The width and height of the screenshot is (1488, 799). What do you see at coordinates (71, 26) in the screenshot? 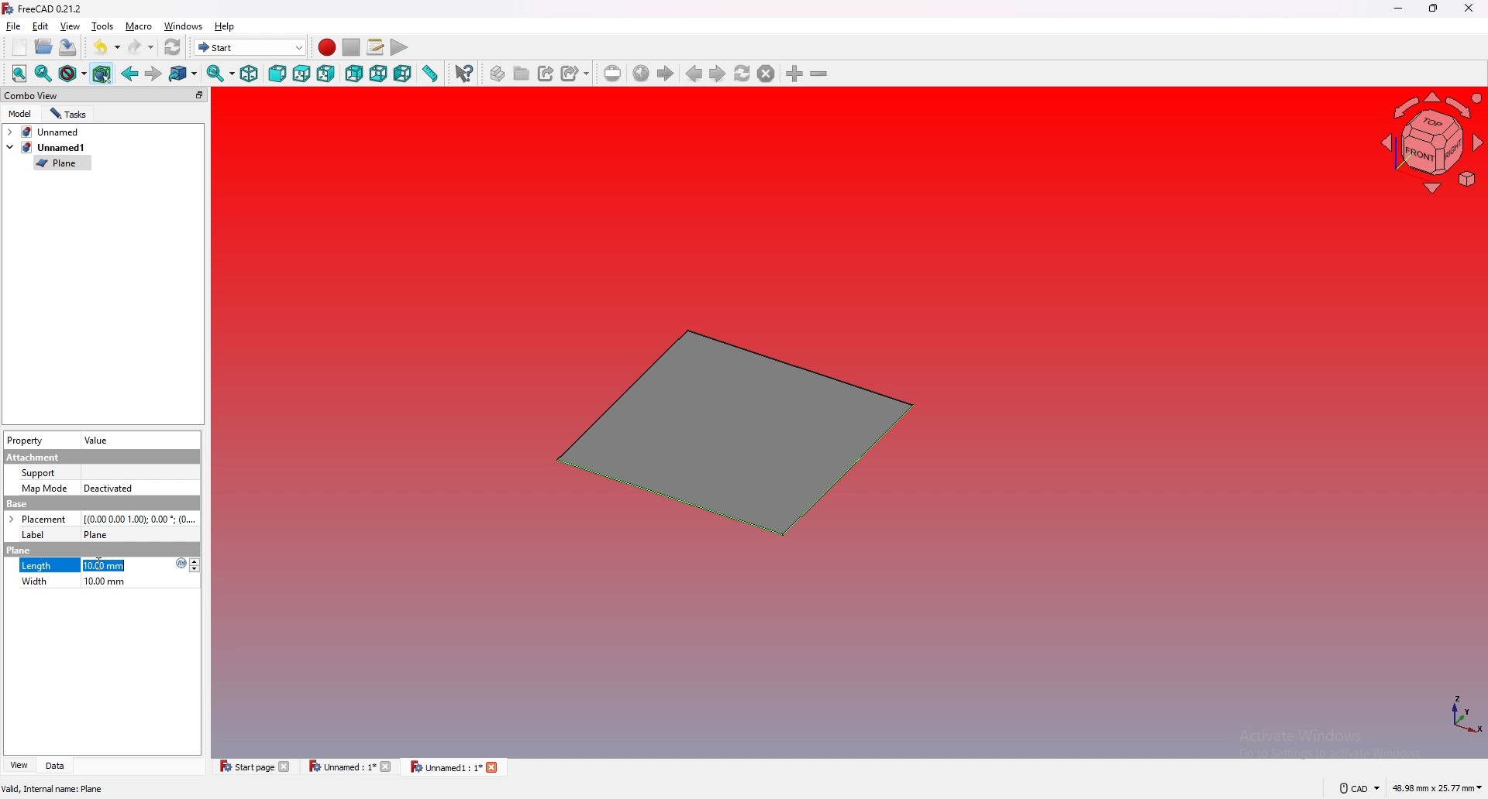
I see `view` at bounding box center [71, 26].